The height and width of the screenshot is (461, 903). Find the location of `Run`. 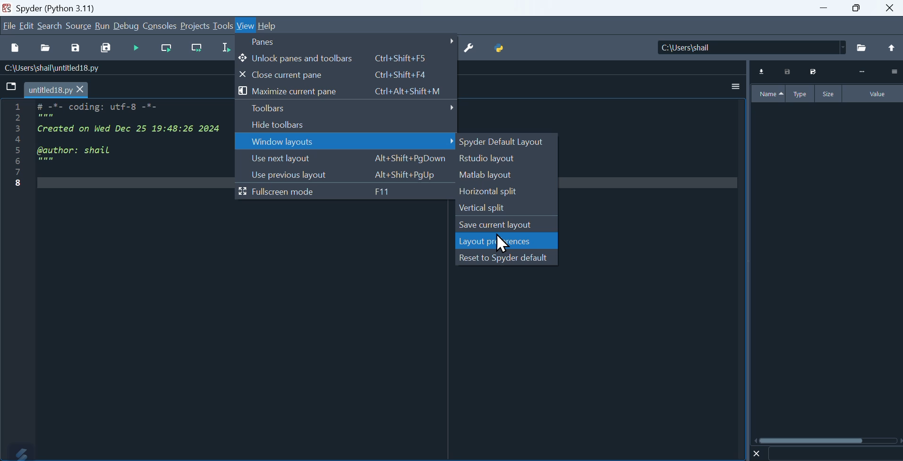

Run is located at coordinates (102, 25).